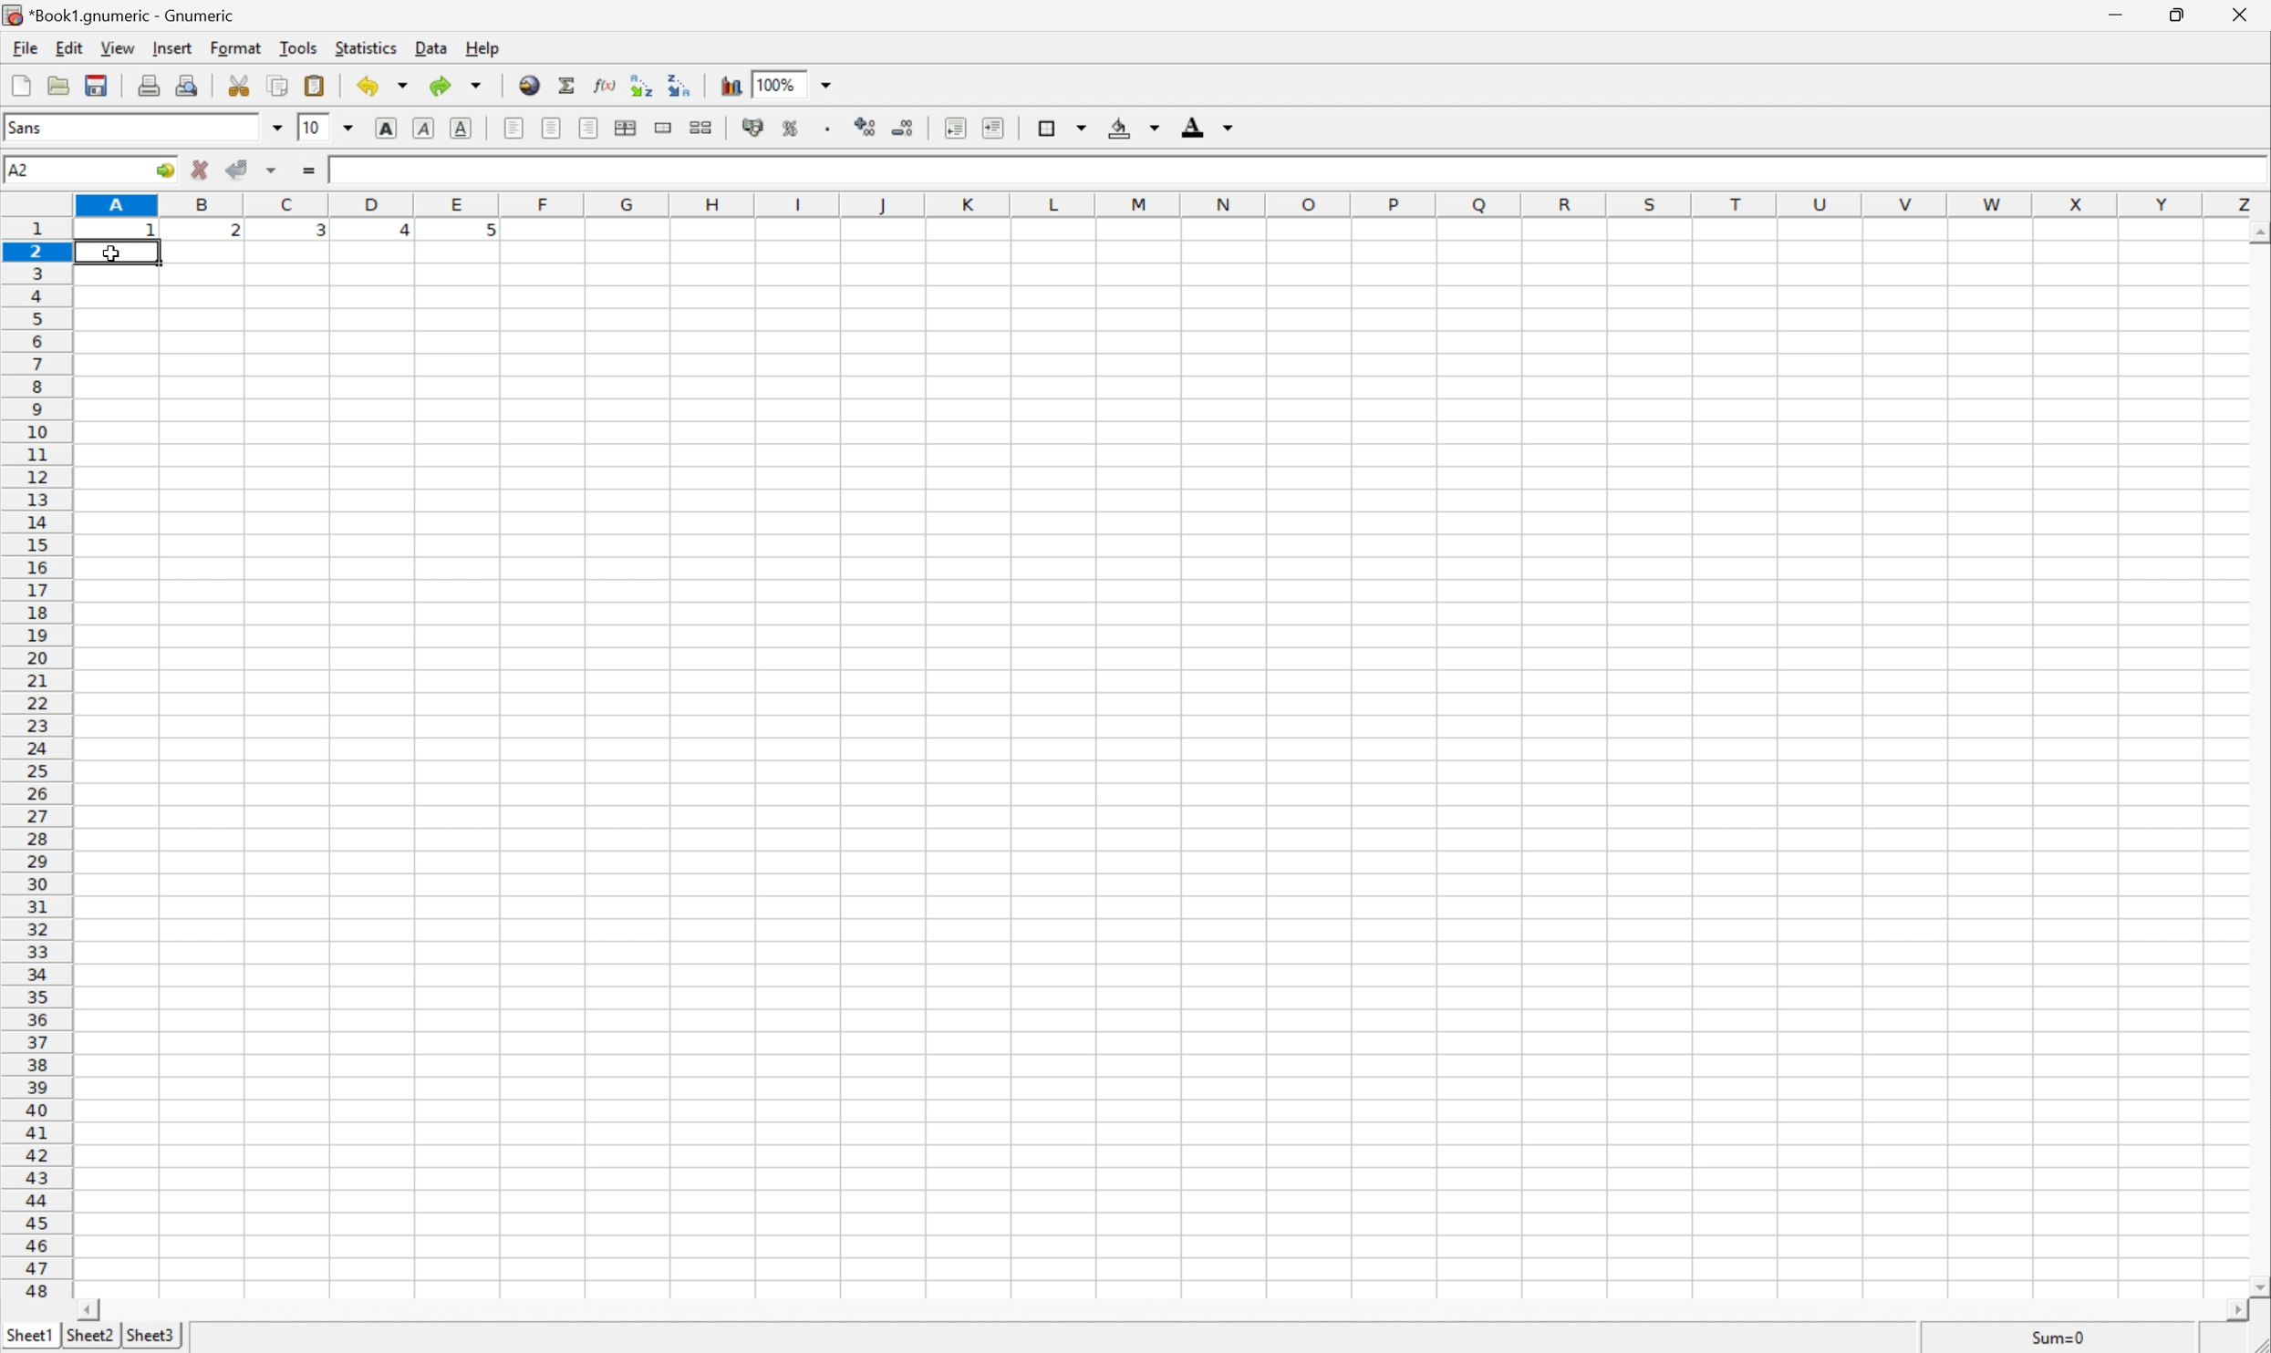 This screenshot has height=1353, width=2271. Describe the element at coordinates (390, 127) in the screenshot. I see `bold` at that location.